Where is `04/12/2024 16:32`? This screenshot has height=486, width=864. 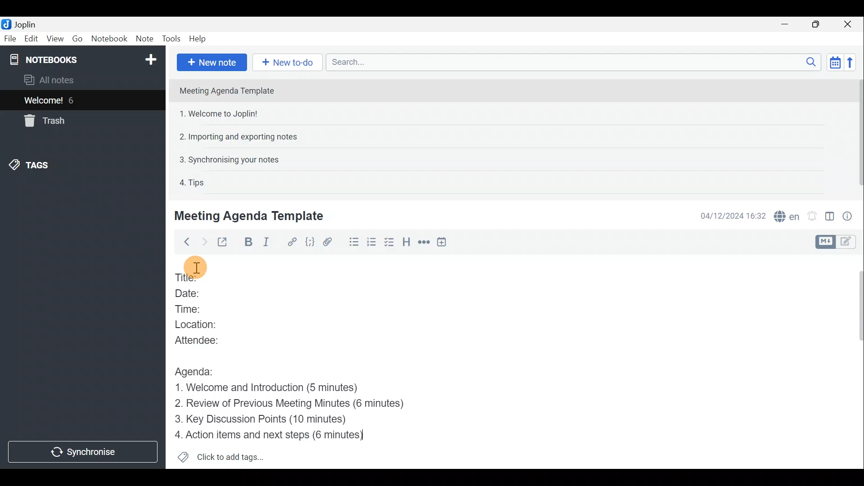 04/12/2024 16:32 is located at coordinates (729, 215).